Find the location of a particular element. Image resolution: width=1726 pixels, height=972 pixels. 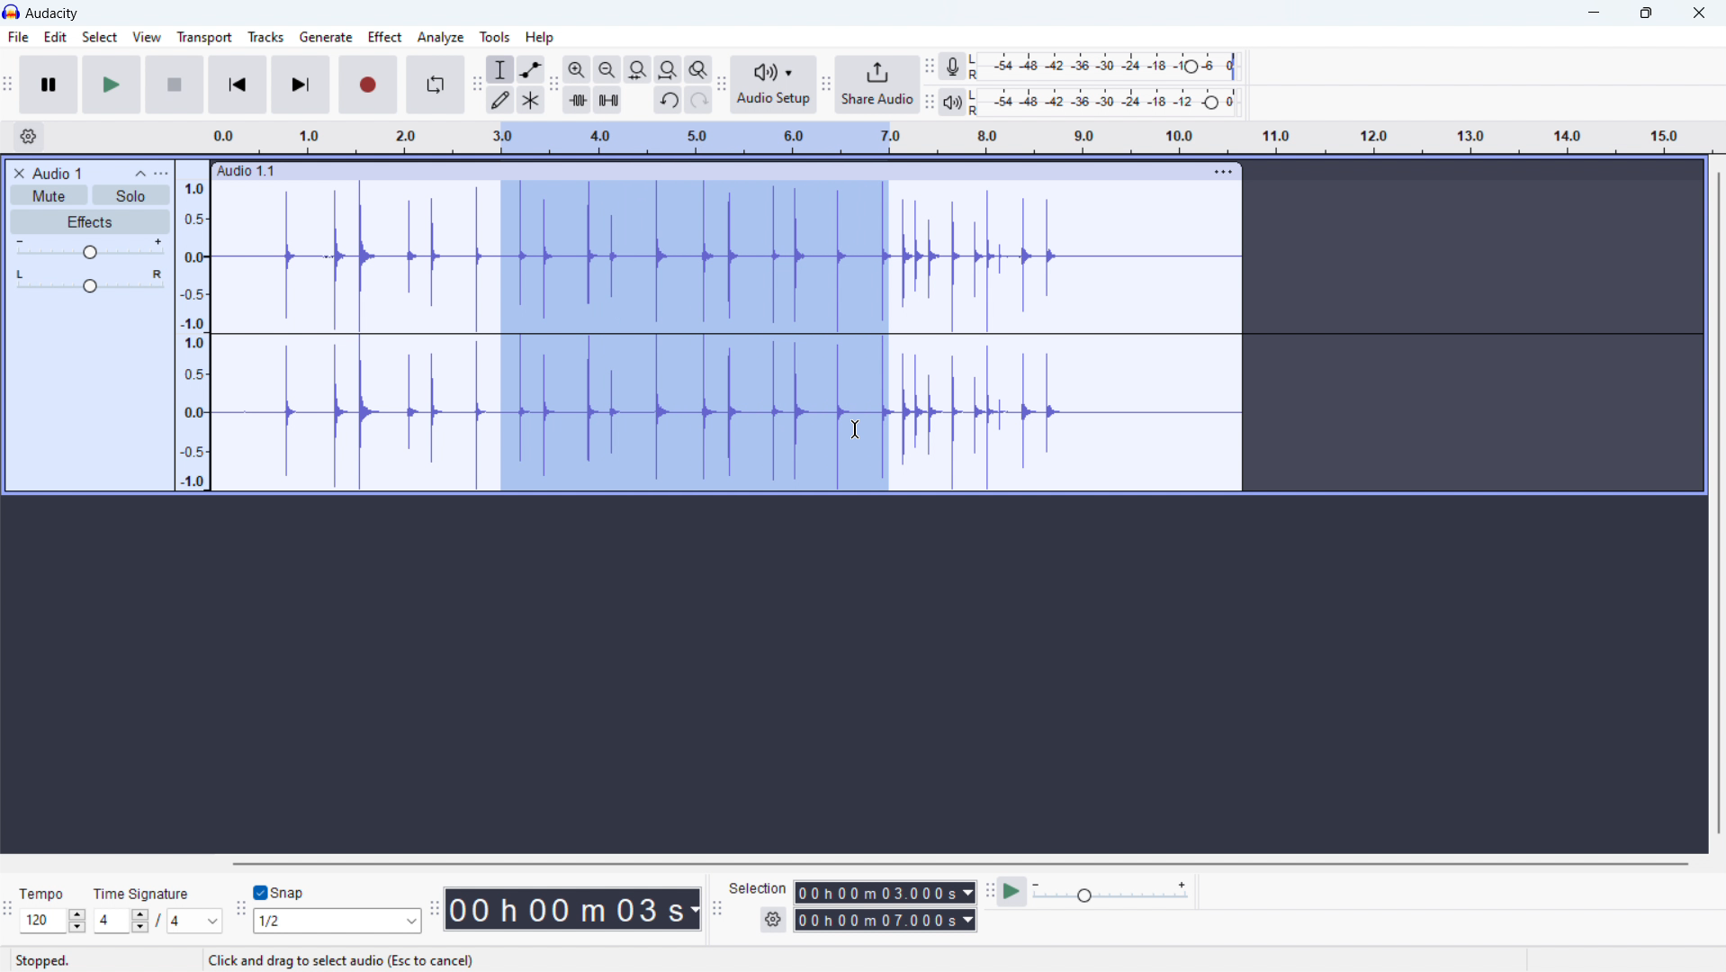

vertical scrollbar is located at coordinates (1719, 503).